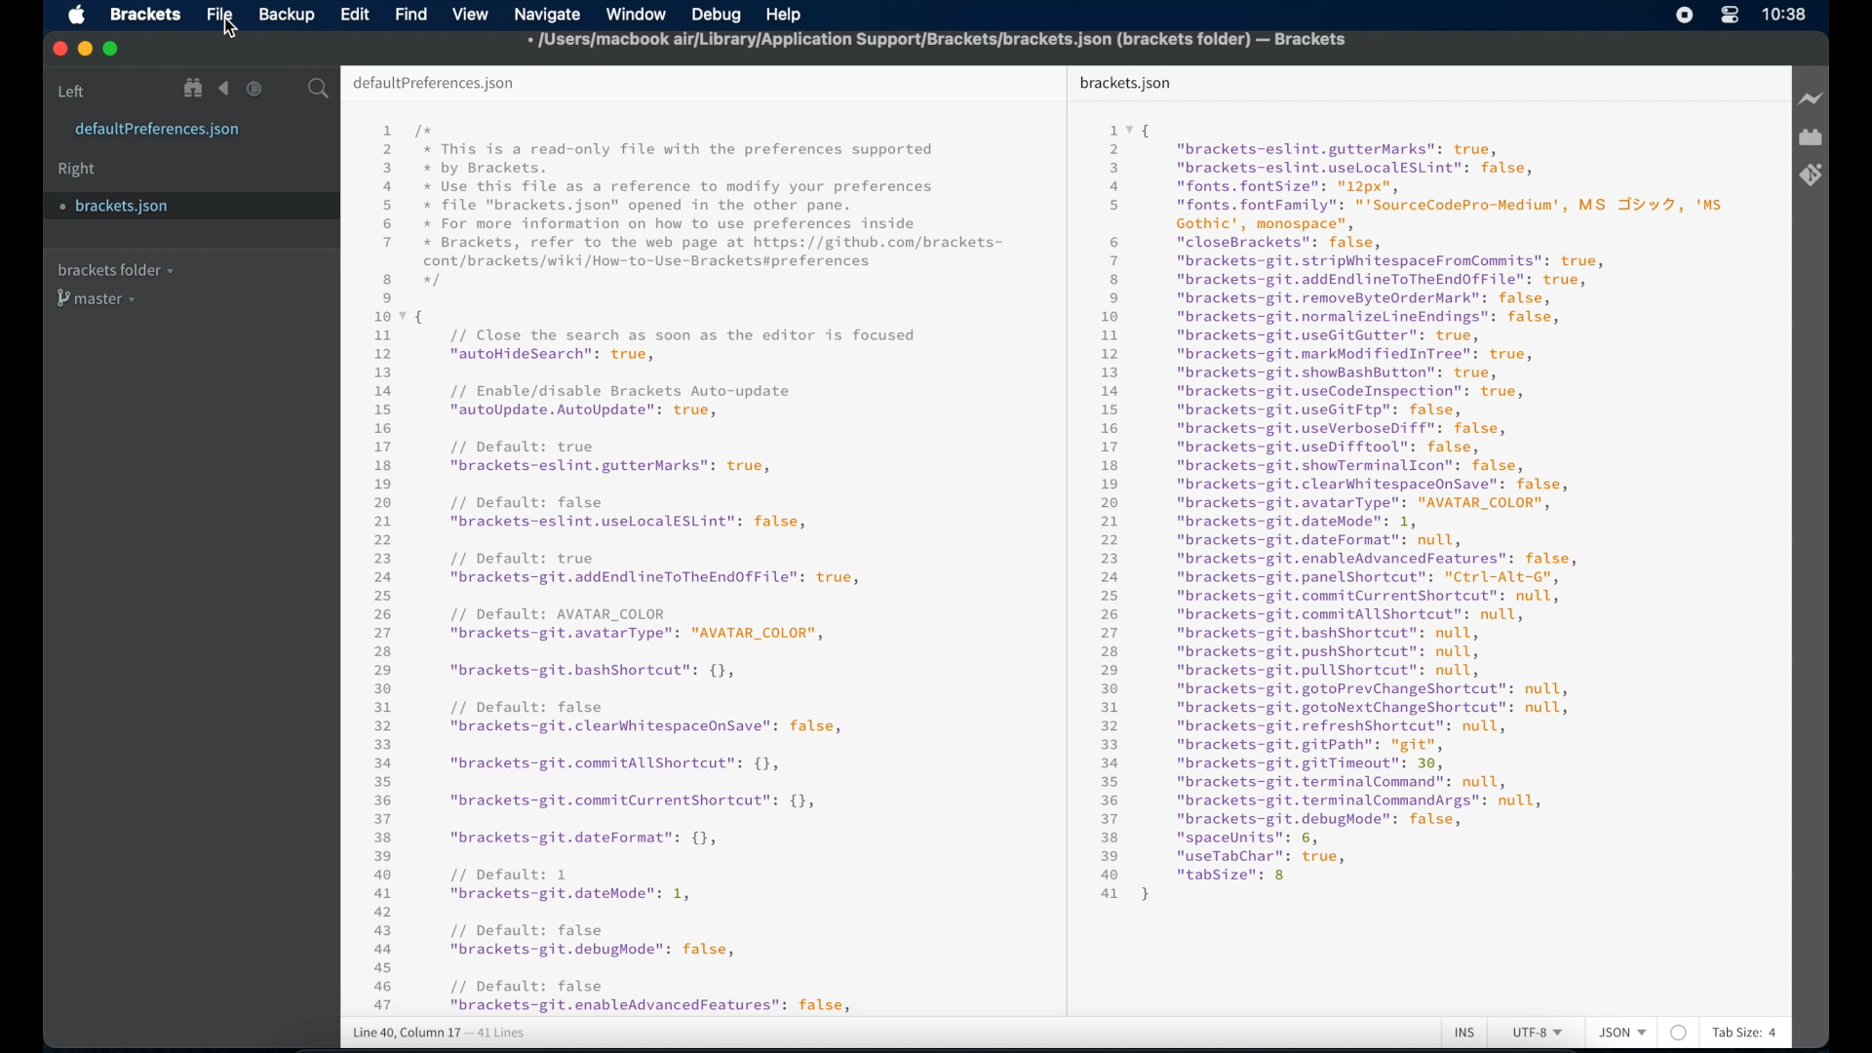 The height and width of the screenshot is (1053, 1872). I want to click on cursor, so click(230, 28).